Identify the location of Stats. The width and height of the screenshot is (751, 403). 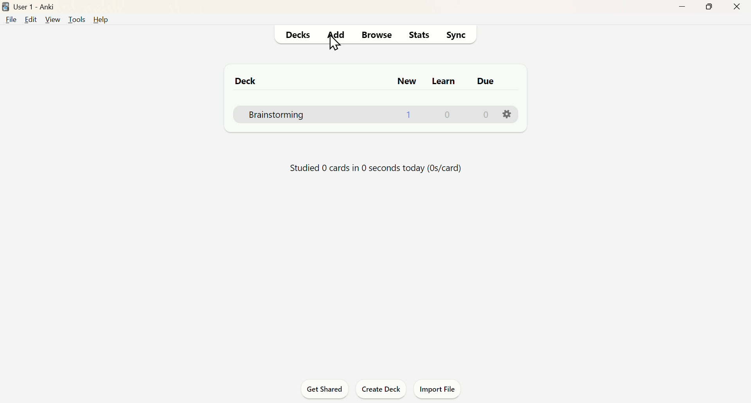
(420, 34).